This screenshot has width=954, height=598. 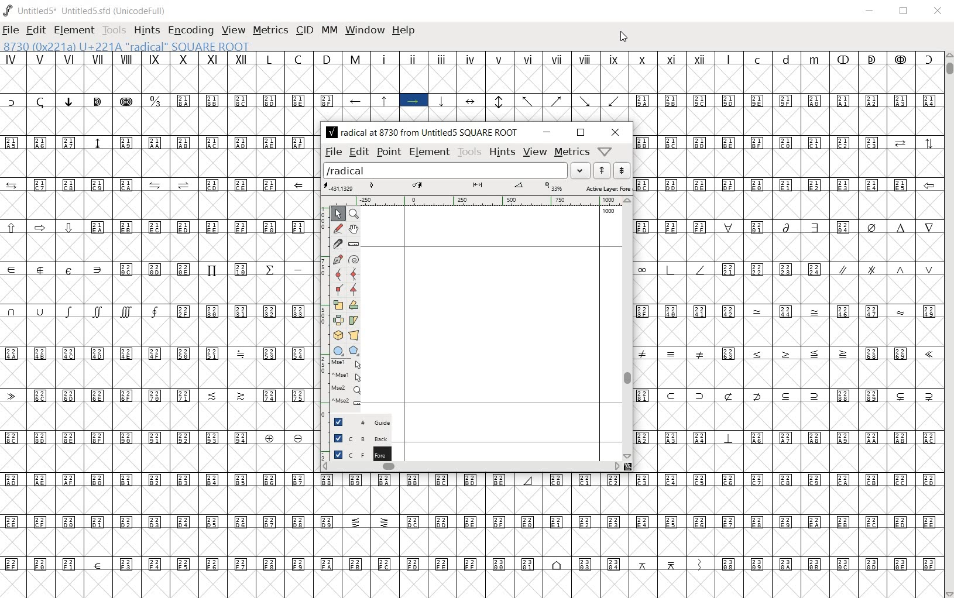 What do you see at coordinates (355, 259) in the screenshot?
I see `change whether spiro is active or not` at bounding box center [355, 259].